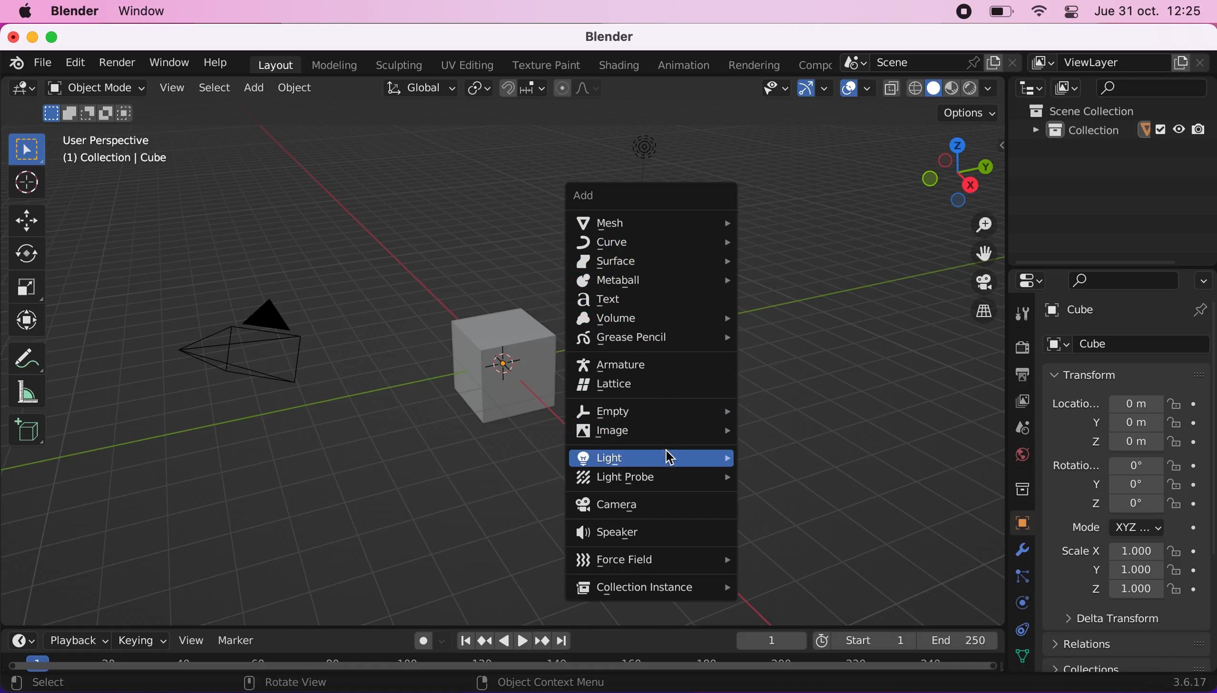  I want to click on relations, so click(1132, 643).